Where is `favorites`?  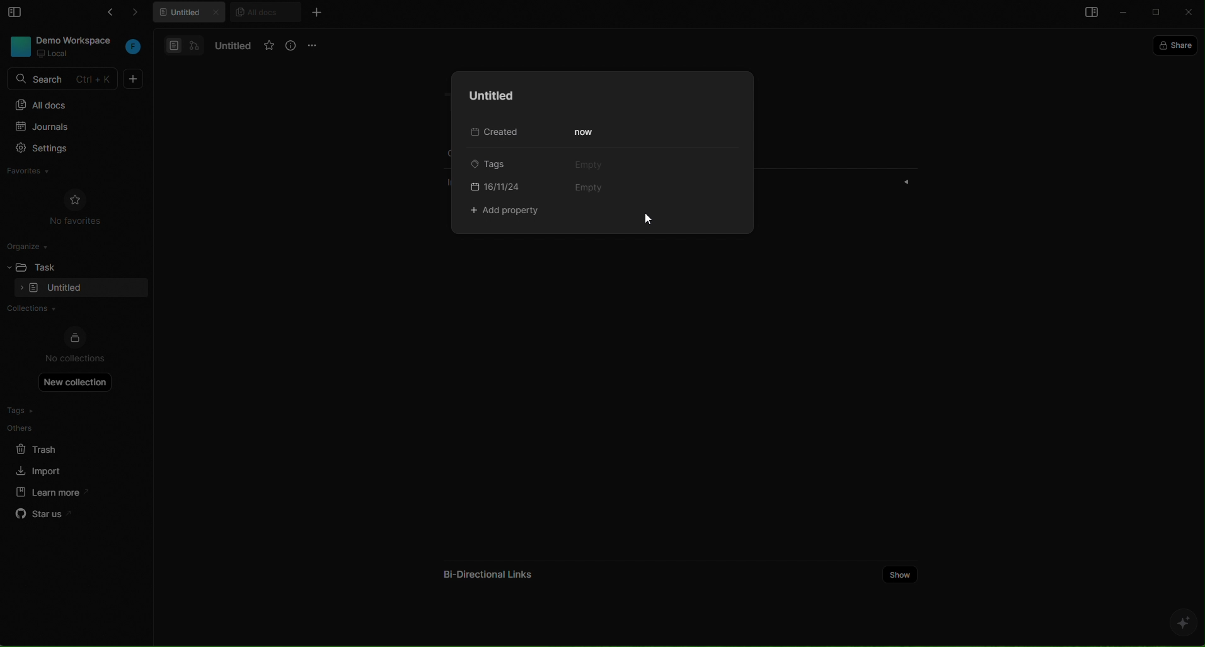
favorites is located at coordinates (269, 46).